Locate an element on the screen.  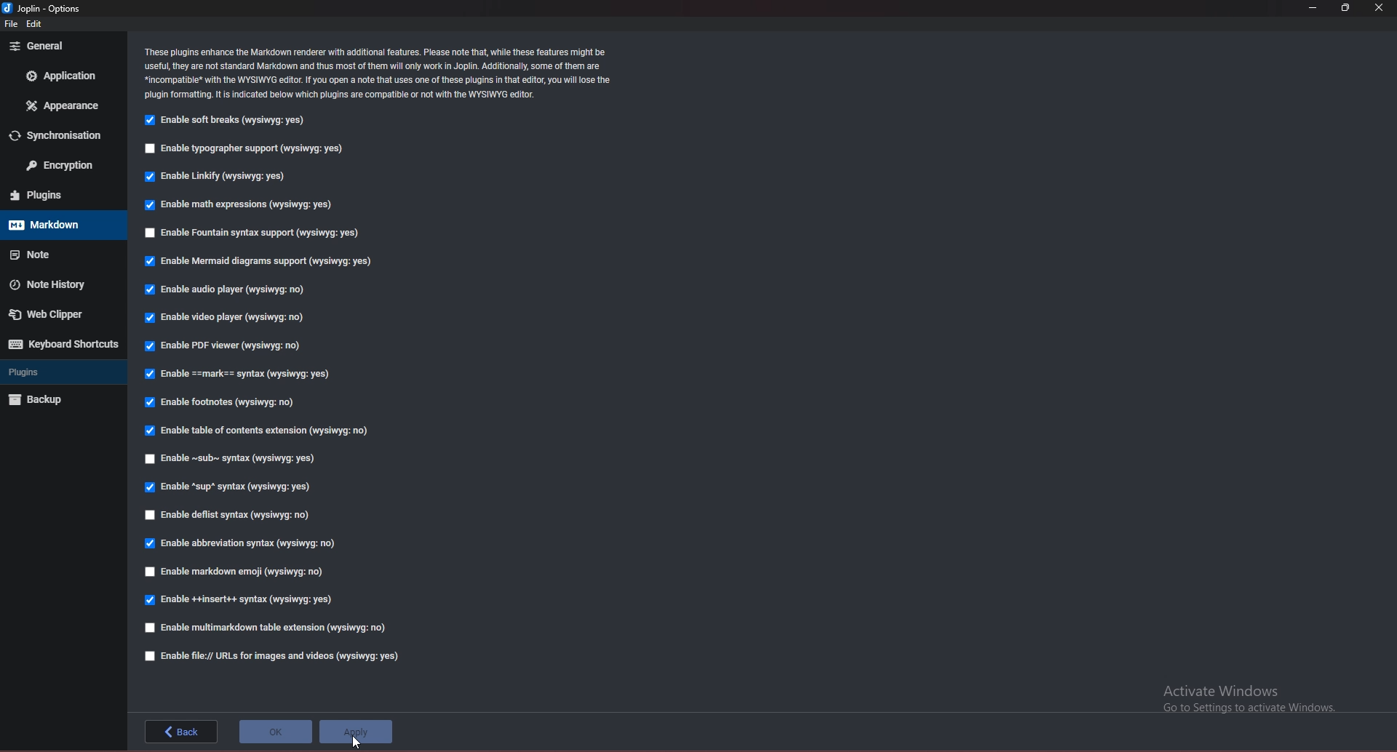
enable sub syntax is located at coordinates (232, 457).